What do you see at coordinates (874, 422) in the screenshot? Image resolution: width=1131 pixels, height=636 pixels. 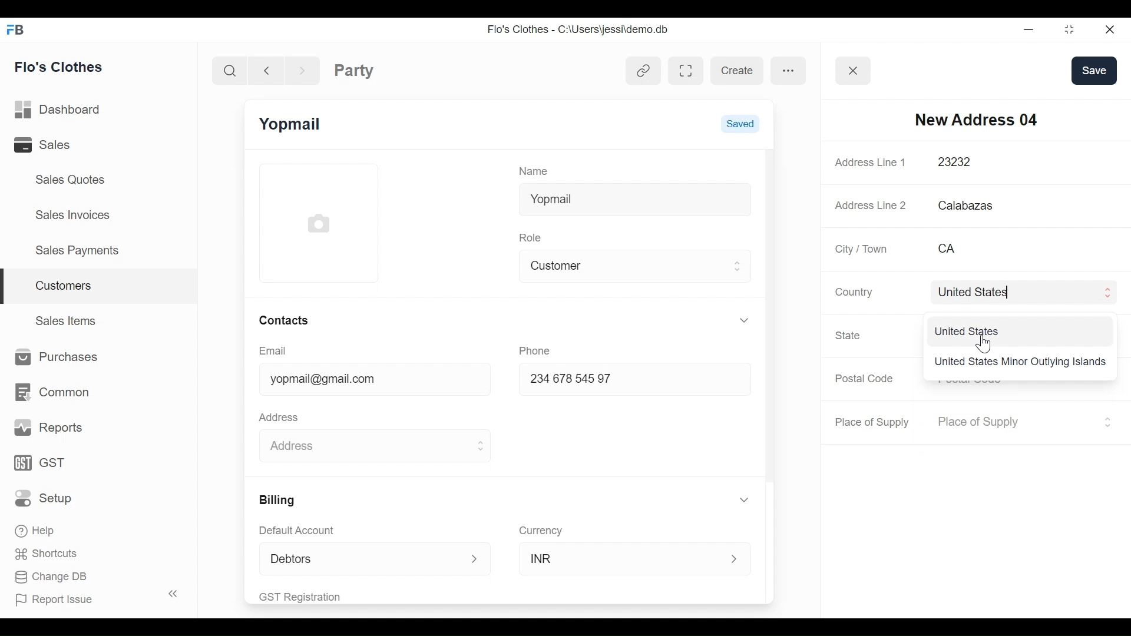 I see `Place of Supply` at bounding box center [874, 422].